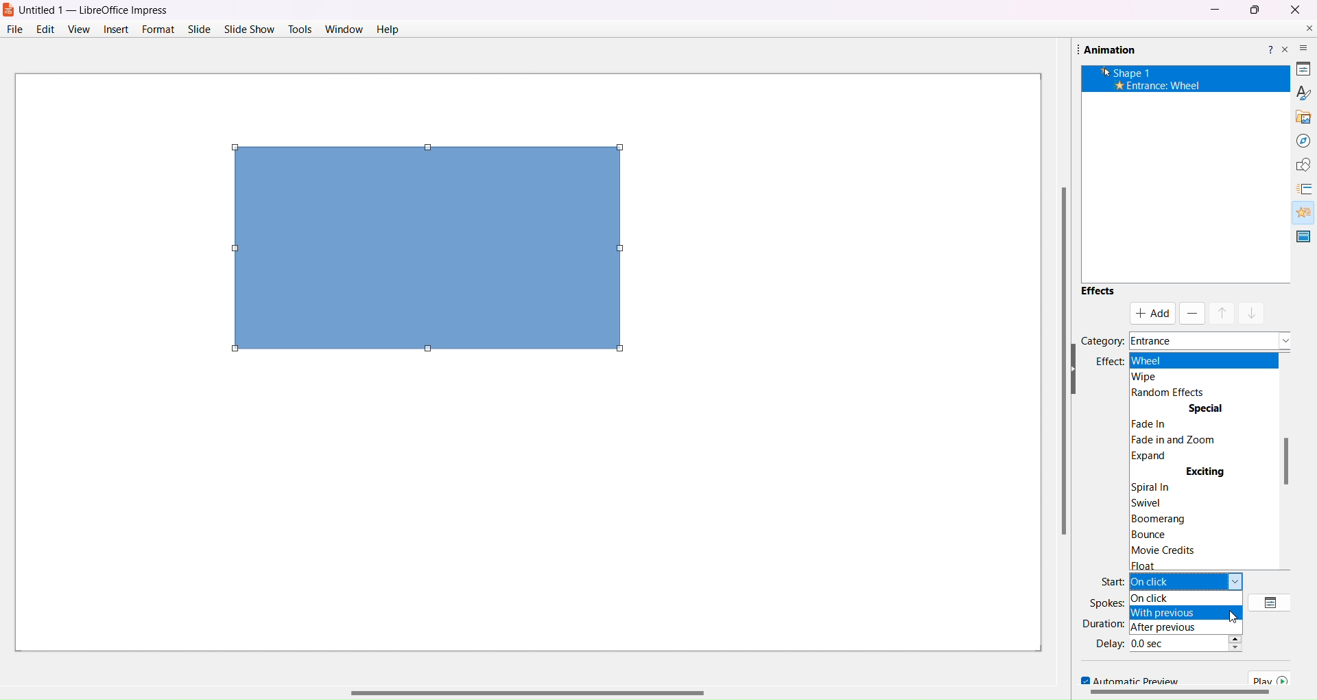  I want to click on Window, so click(344, 29).